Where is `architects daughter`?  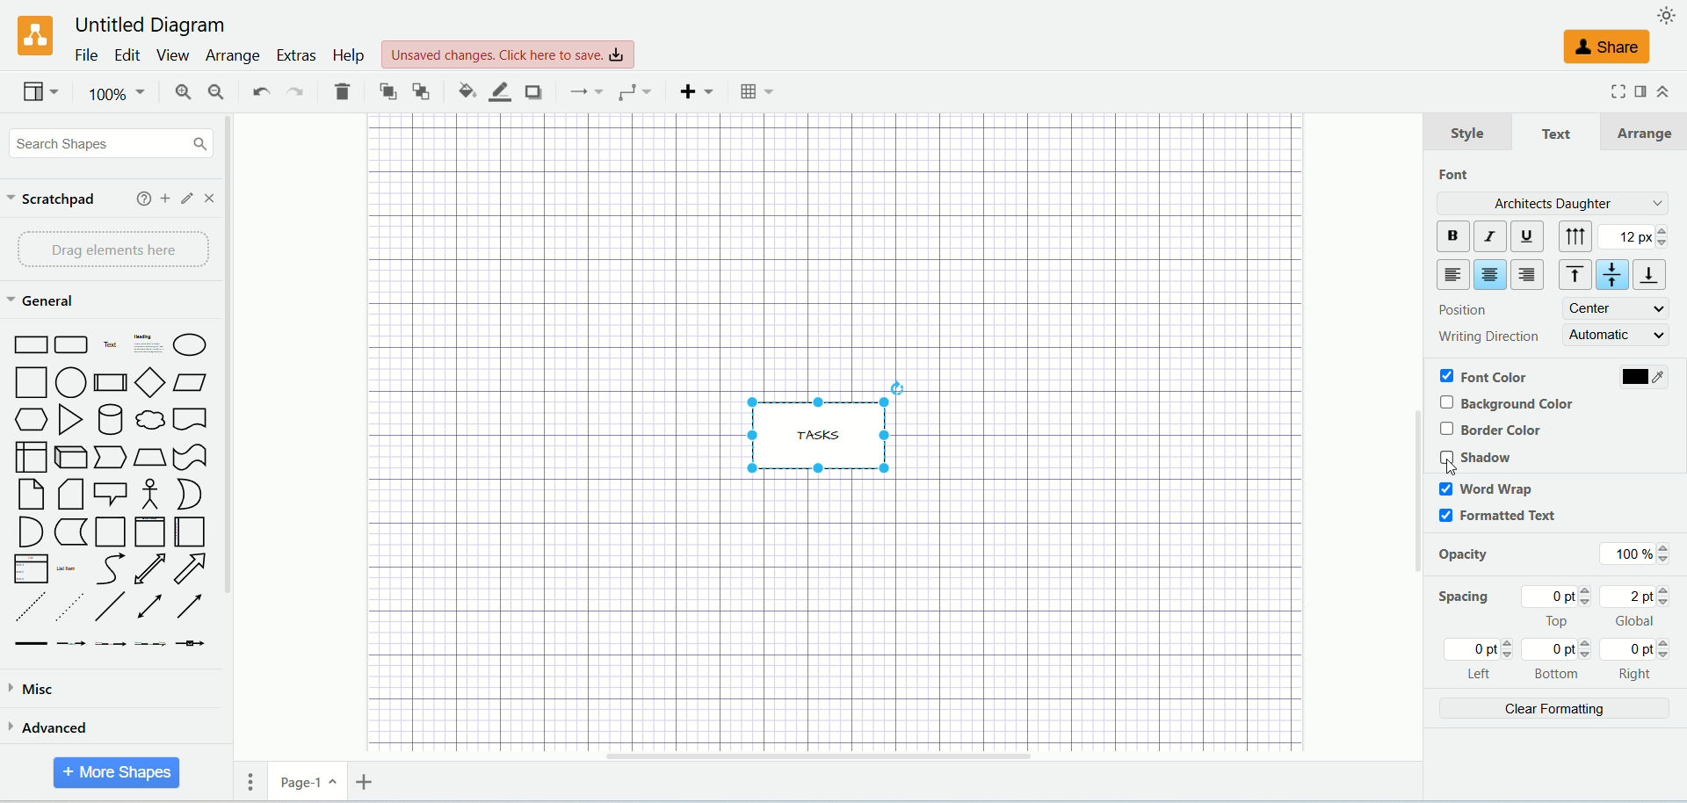 architects daughter is located at coordinates (1550, 202).